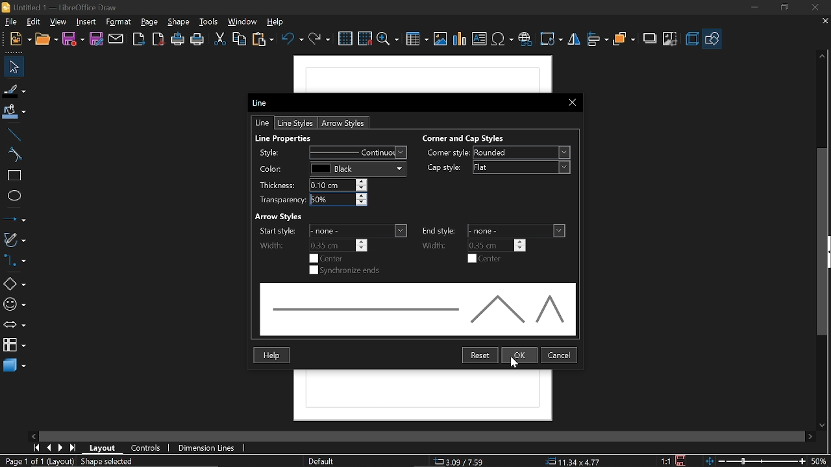 The width and height of the screenshot is (831, 467). I want to click on save, so click(684, 461).